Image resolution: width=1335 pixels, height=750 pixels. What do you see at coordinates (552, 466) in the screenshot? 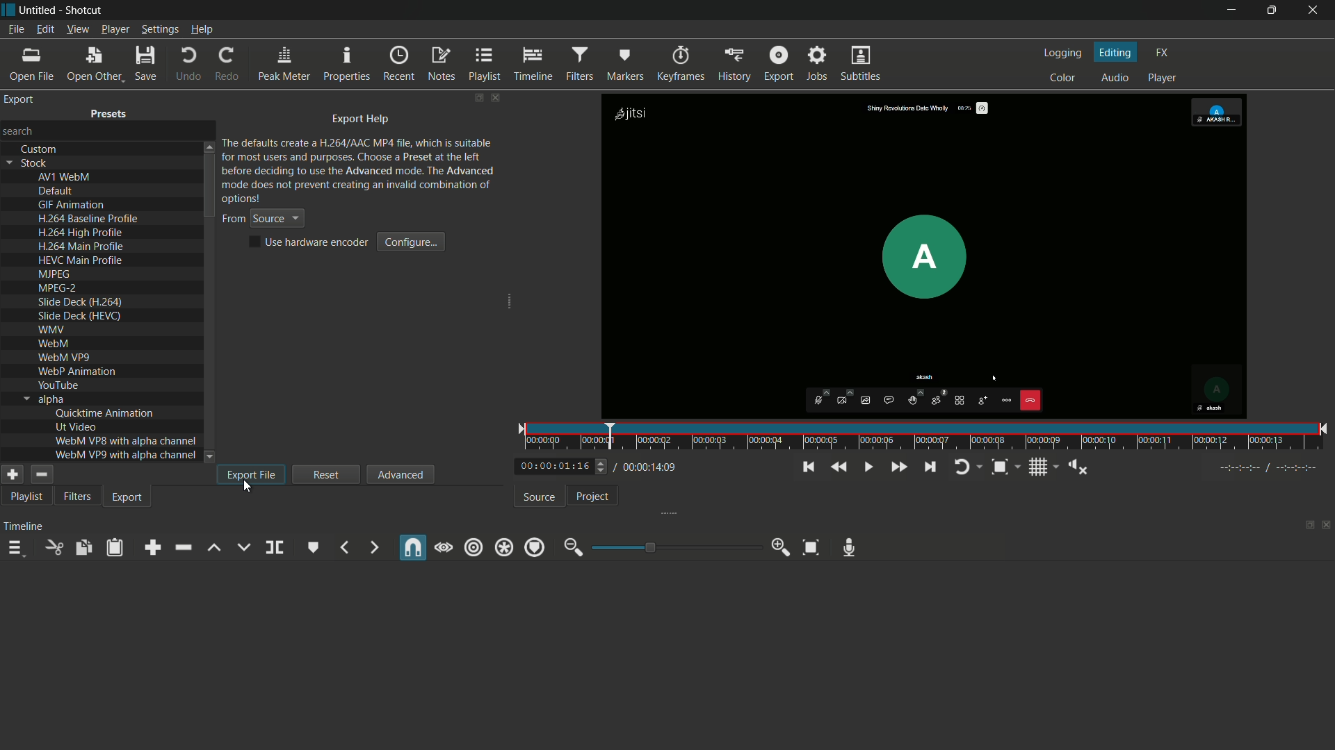
I see `current time` at bounding box center [552, 466].